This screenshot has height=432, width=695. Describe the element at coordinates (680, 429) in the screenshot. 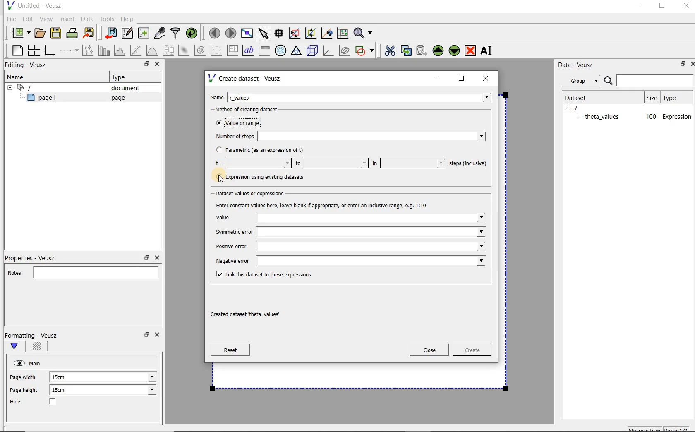

I see `page1/1` at that location.